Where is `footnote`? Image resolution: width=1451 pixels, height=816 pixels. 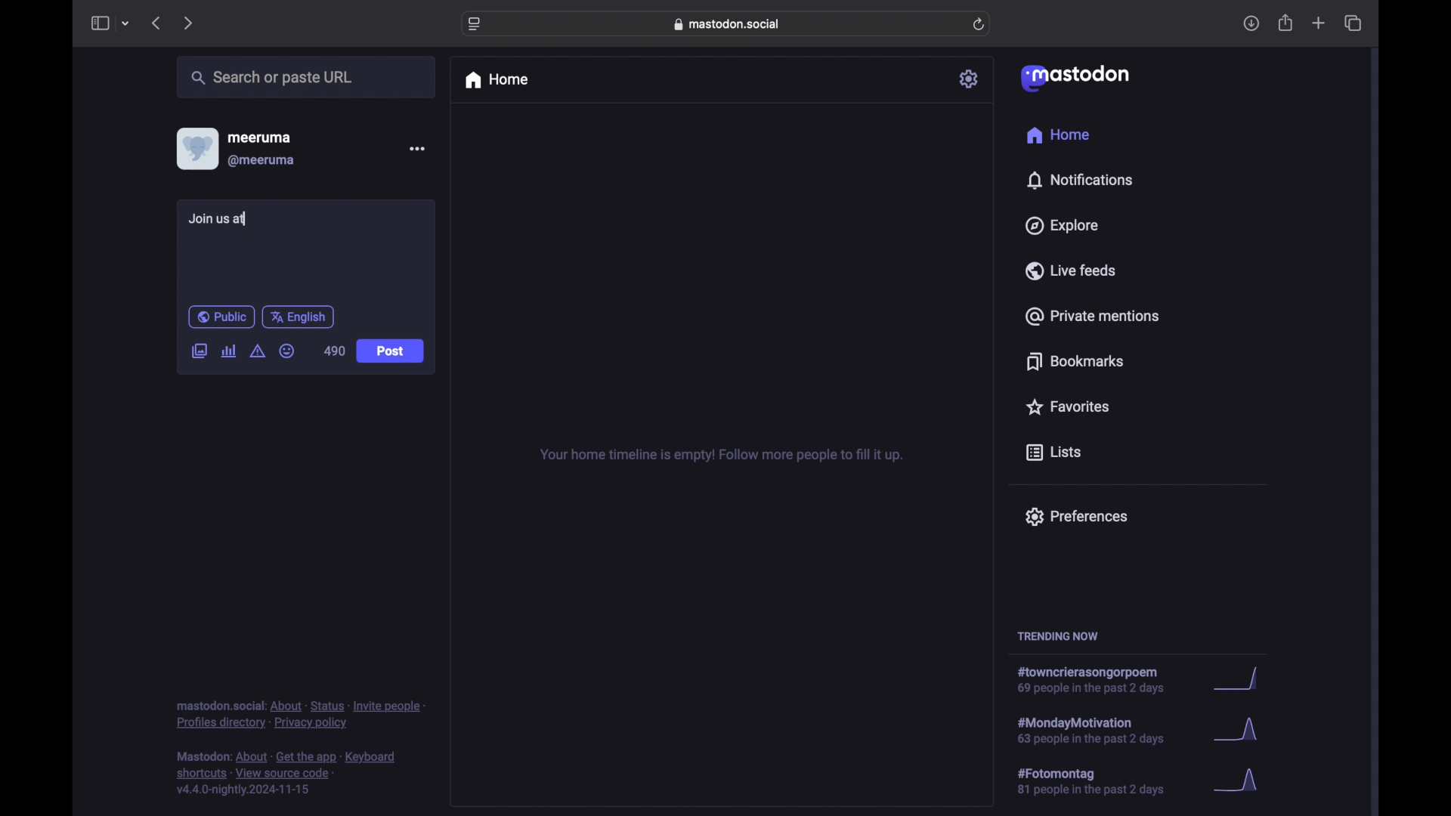 footnote is located at coordinates (289, 774).